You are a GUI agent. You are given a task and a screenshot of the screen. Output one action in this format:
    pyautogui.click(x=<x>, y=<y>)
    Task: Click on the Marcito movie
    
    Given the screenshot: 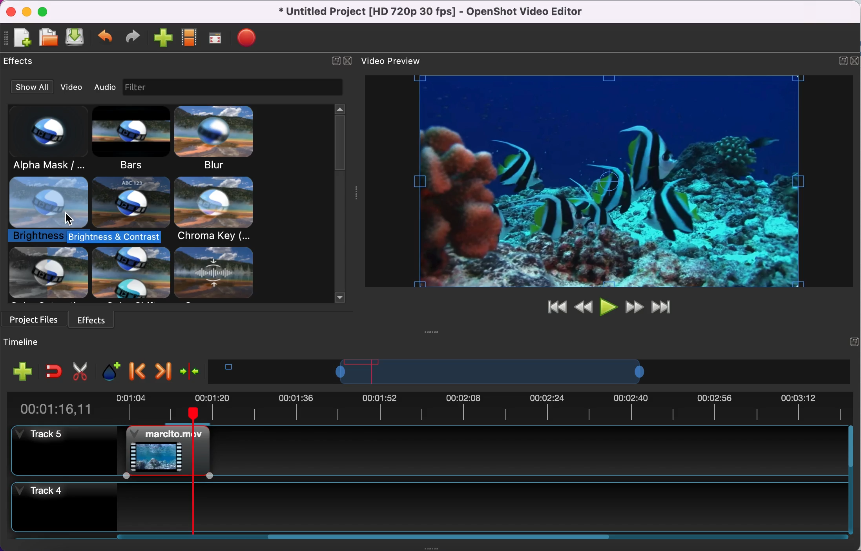 What is the action you would take?
    pyautogui.click(x=167, y=451)
    